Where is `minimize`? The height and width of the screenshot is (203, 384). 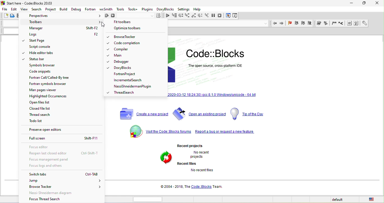
minimize is located at coordinates (350, 3).